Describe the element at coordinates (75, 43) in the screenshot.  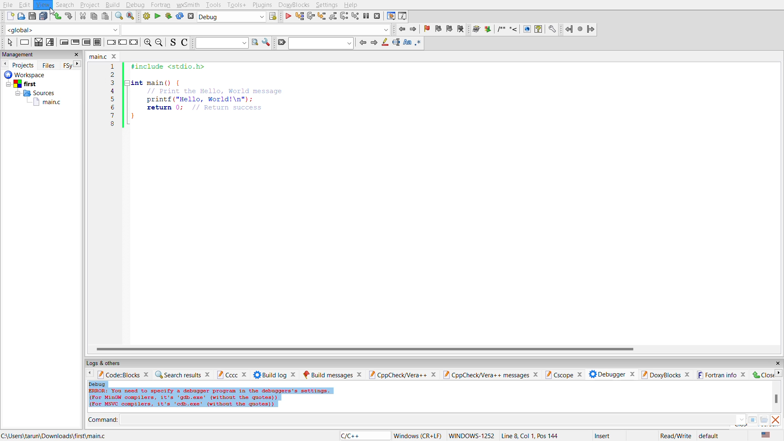
I see `exit condition loop` at that location.